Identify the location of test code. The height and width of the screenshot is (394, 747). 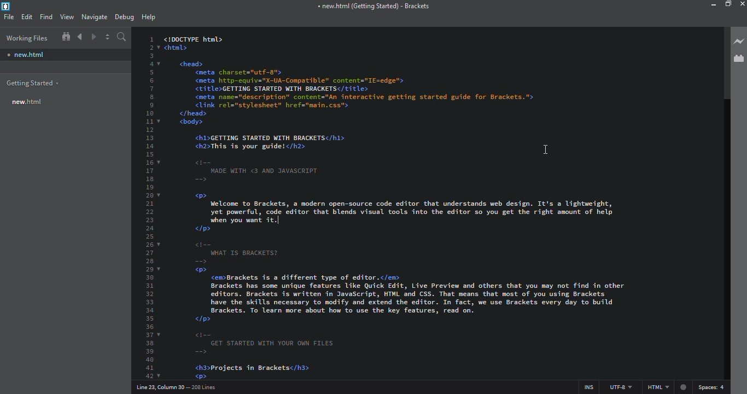
(269, 162).